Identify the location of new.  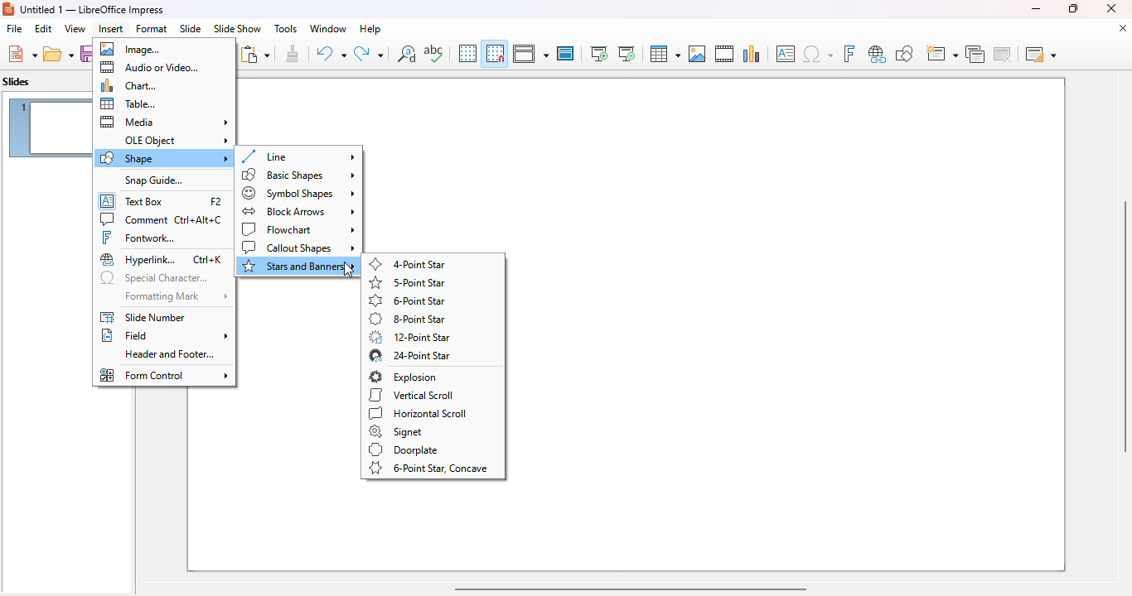
(22, 54).